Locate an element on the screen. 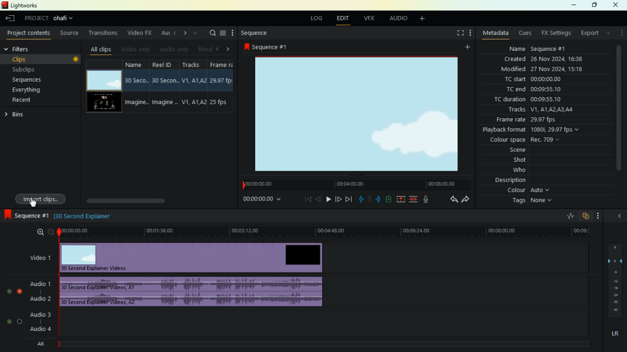  colour auto is located at coordinates (530, 190).